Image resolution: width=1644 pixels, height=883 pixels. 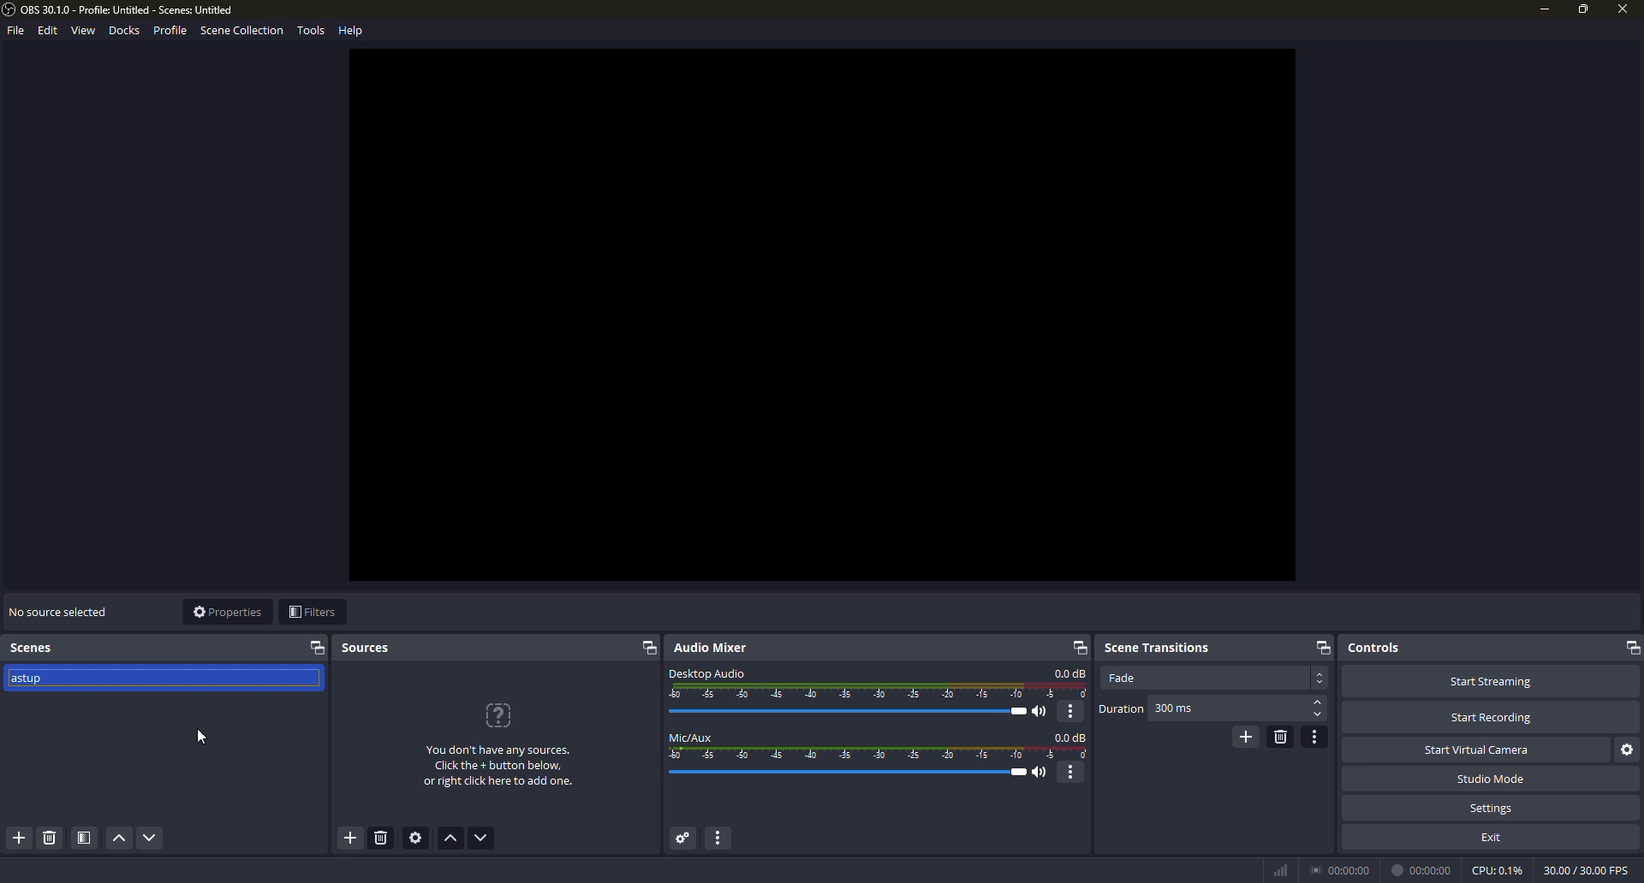 I want to click on db, so click(x=1070, y=673).